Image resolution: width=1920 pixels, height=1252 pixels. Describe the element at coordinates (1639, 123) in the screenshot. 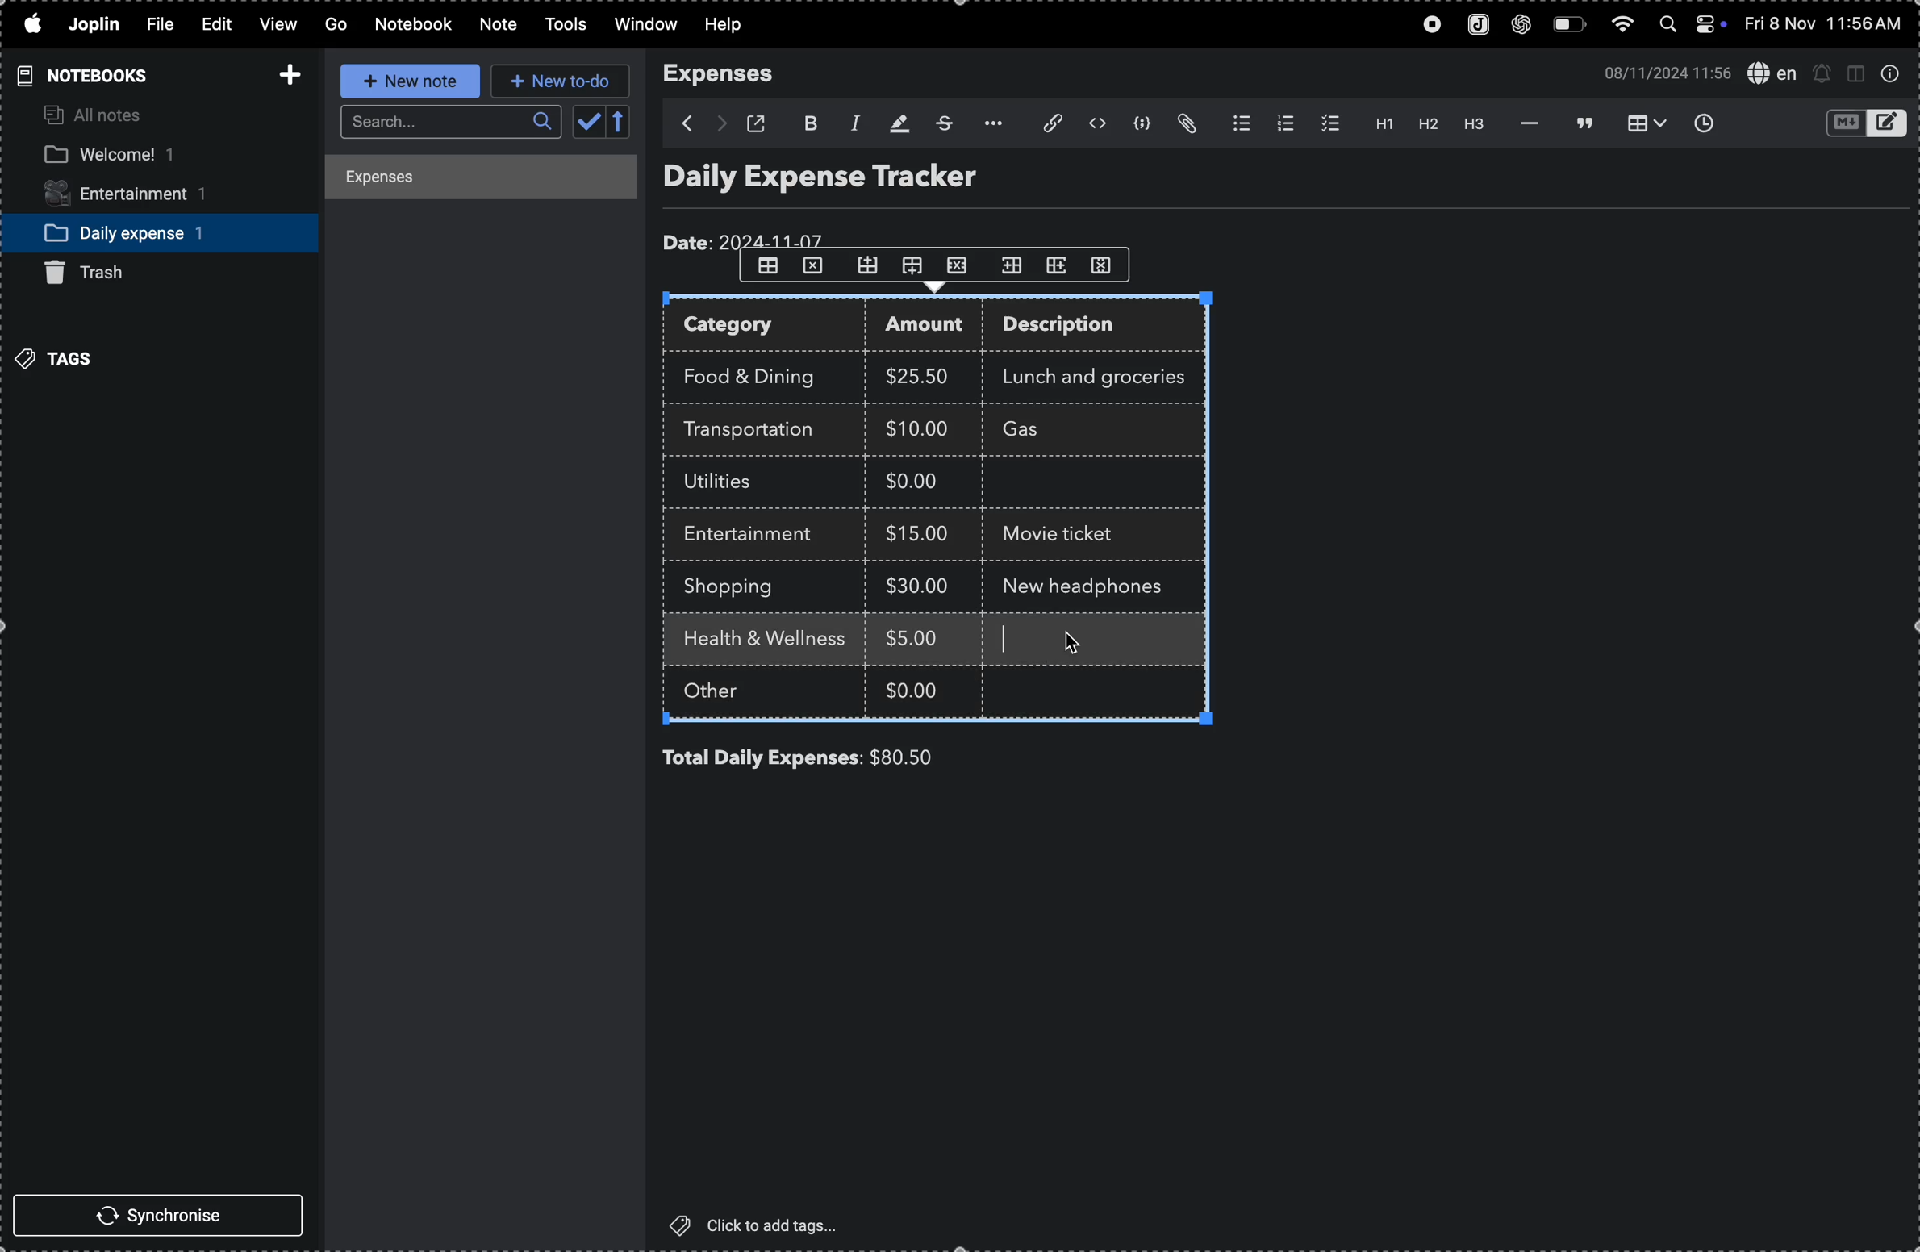

I see `table view` at that location.